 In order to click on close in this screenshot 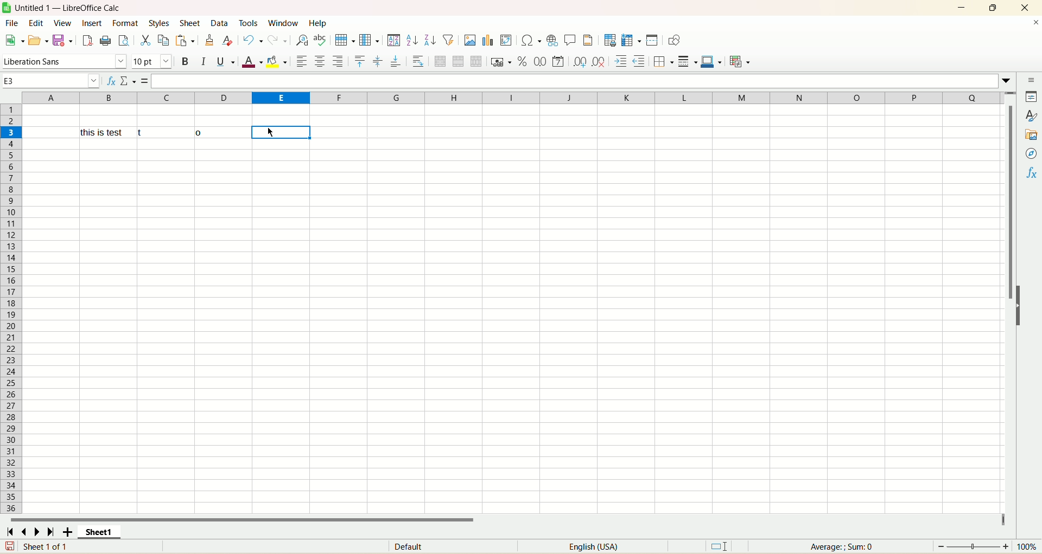, I will do `click(1022, 7)`.